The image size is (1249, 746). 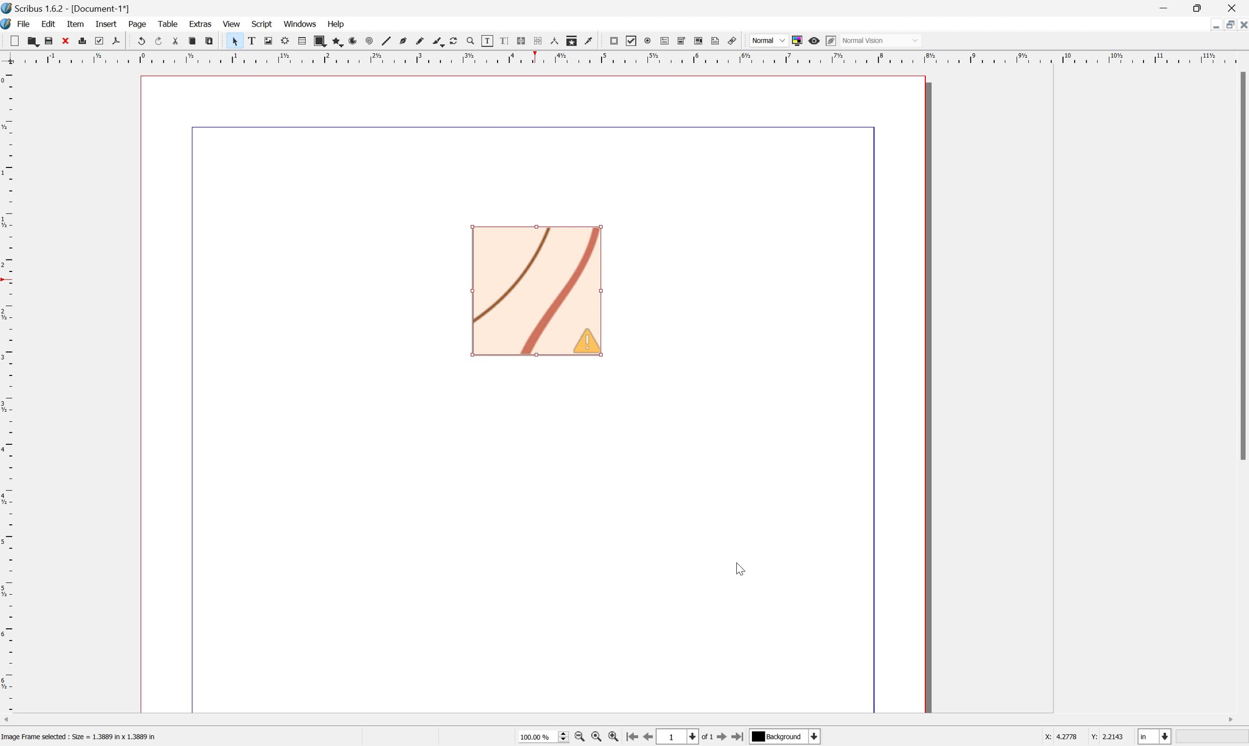 I want to click on Image frame, so click(x=267, y=39).